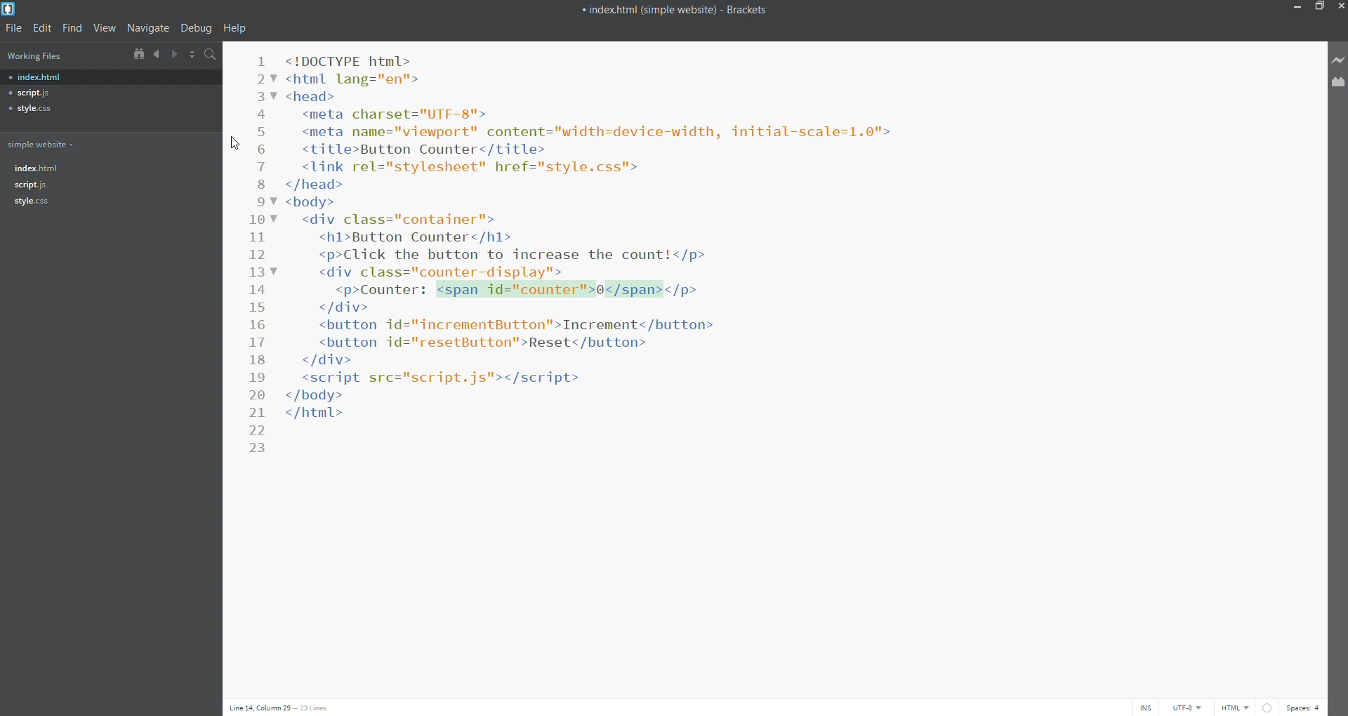 The width and height of the screenshot is (1348, 716). Describe the element at coordinates (40, 27) in the screenshot. I see `edit ` at that location.